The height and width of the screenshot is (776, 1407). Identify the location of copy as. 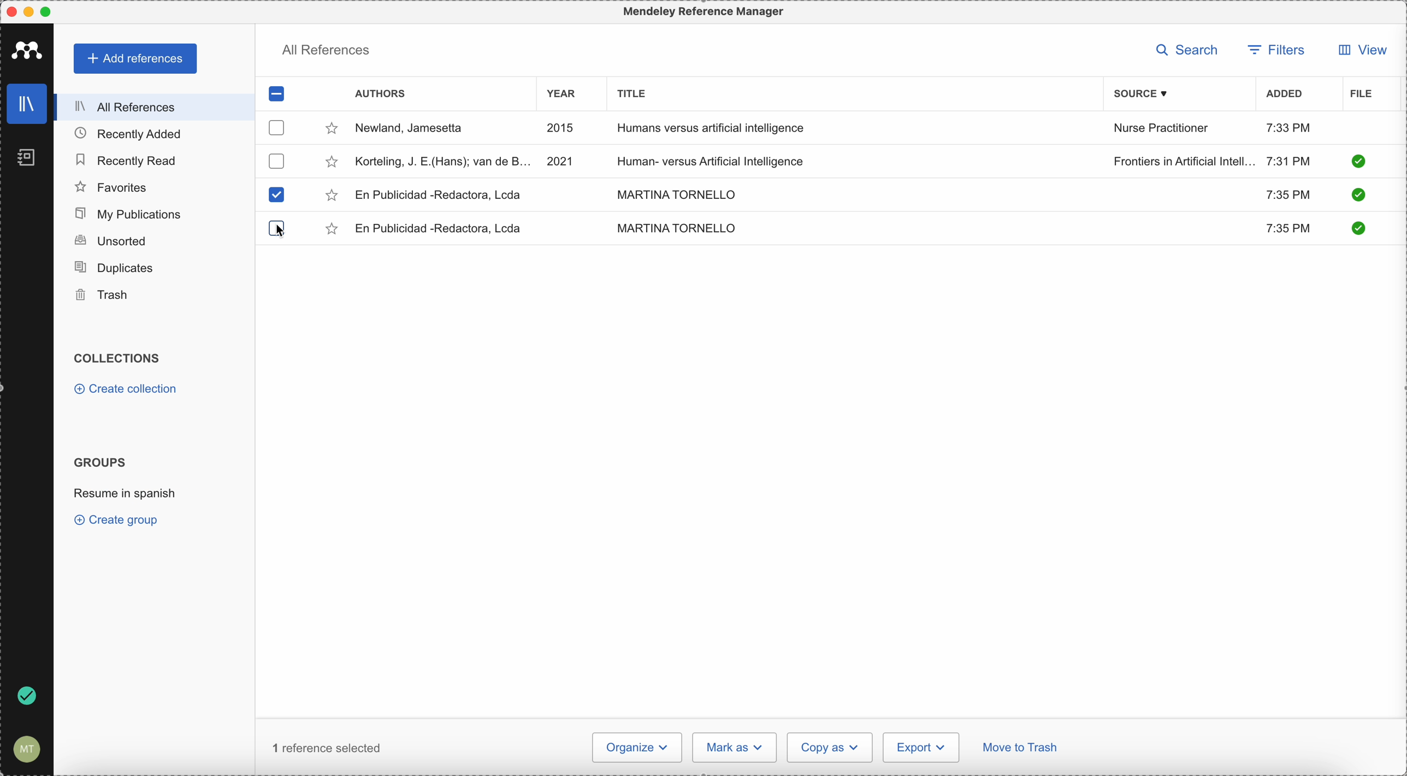
(830, 748).